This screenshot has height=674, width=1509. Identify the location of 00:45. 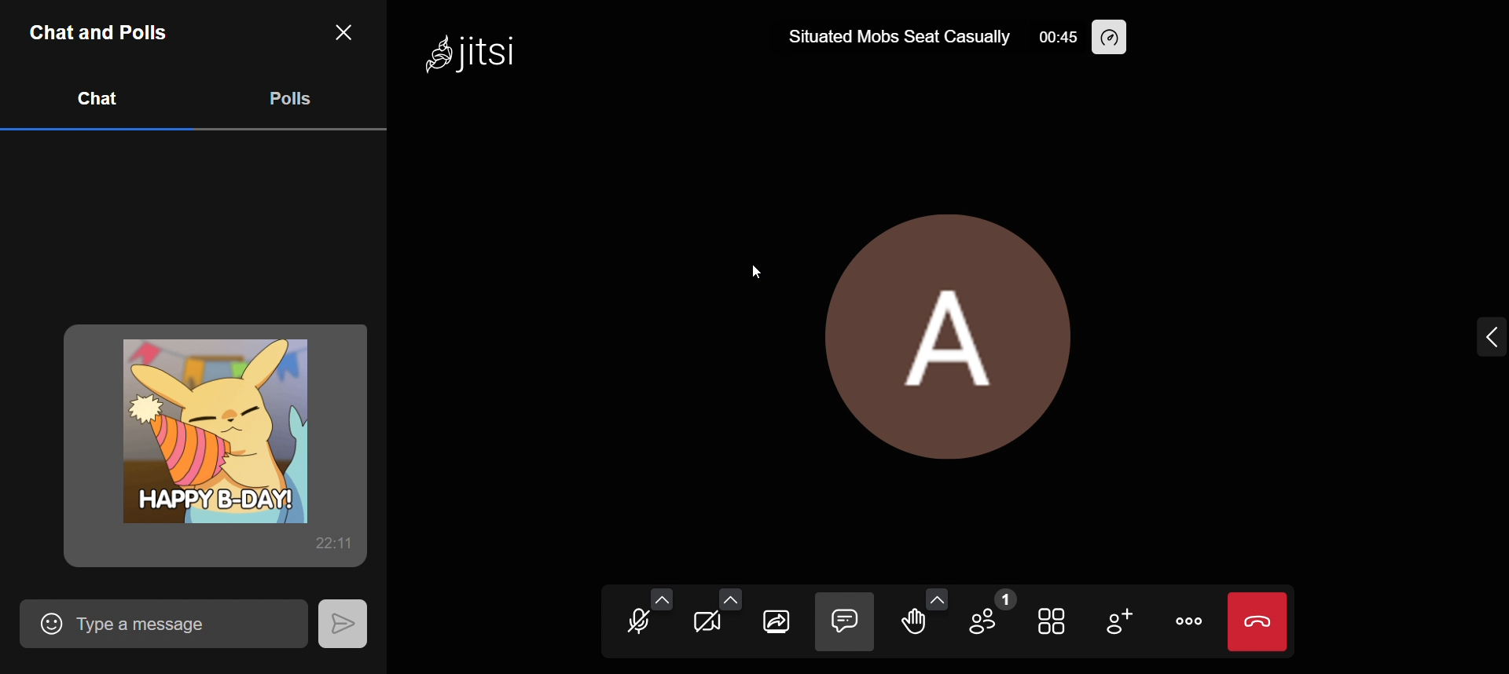
(1056, 37).